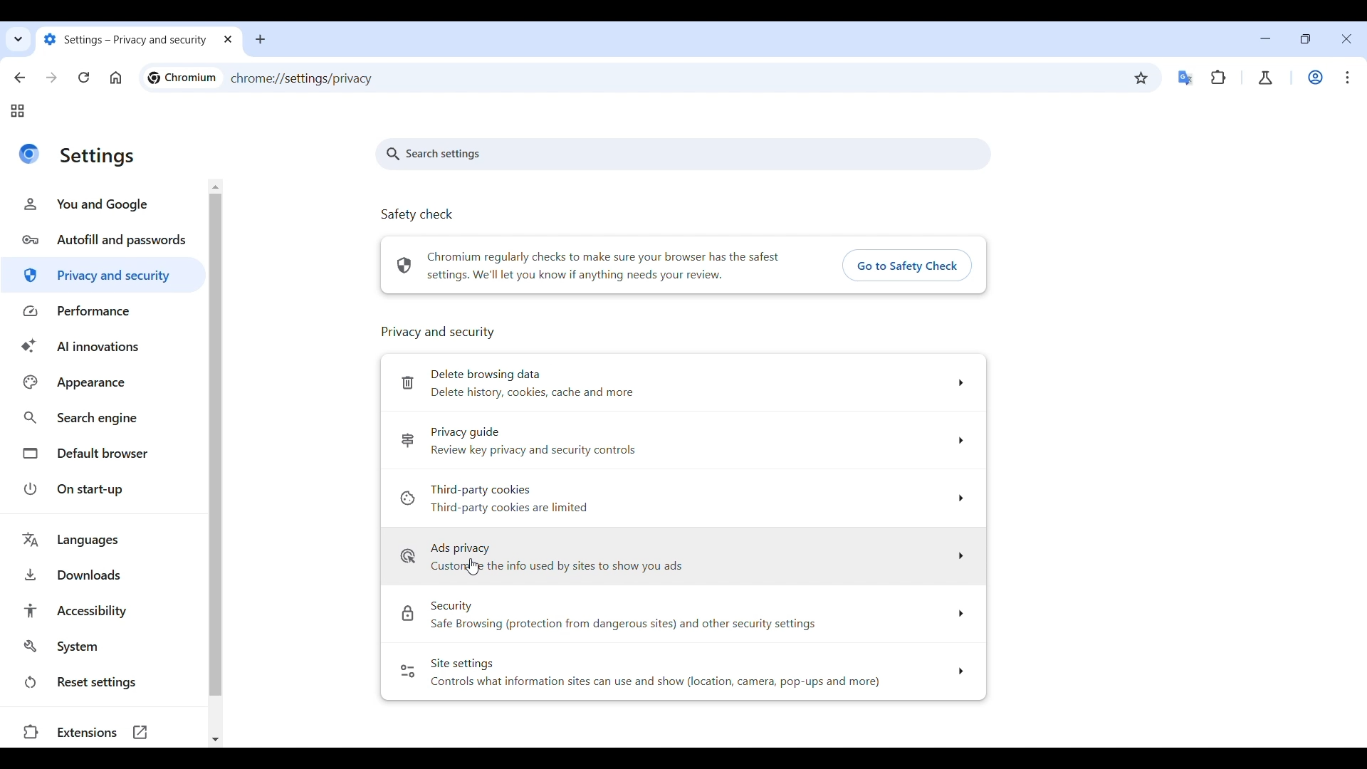  I want to click on Quick slide to top, so click(216, 187).